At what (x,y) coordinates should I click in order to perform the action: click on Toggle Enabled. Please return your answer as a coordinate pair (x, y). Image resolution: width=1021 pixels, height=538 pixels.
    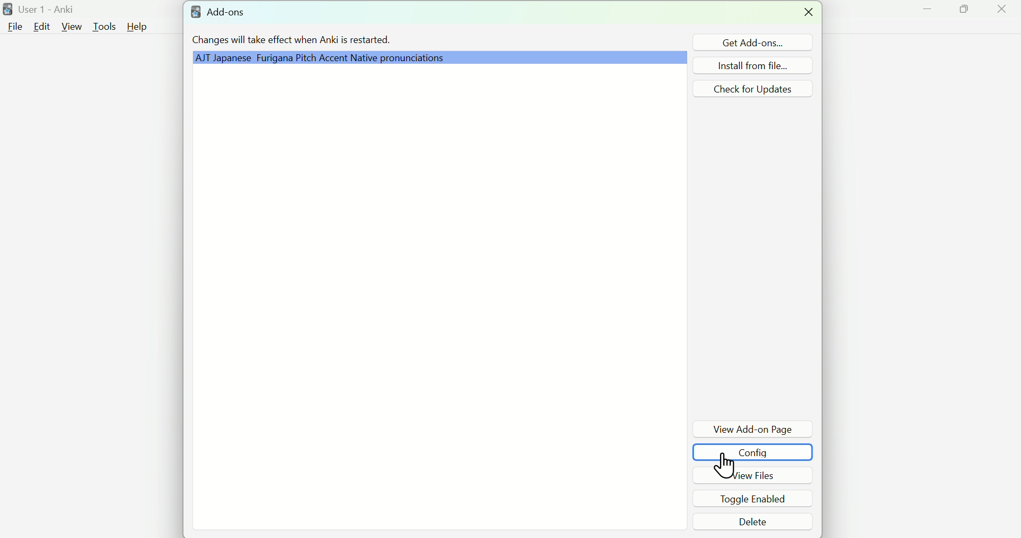
    Looking at the image, I should click on (750, 499).